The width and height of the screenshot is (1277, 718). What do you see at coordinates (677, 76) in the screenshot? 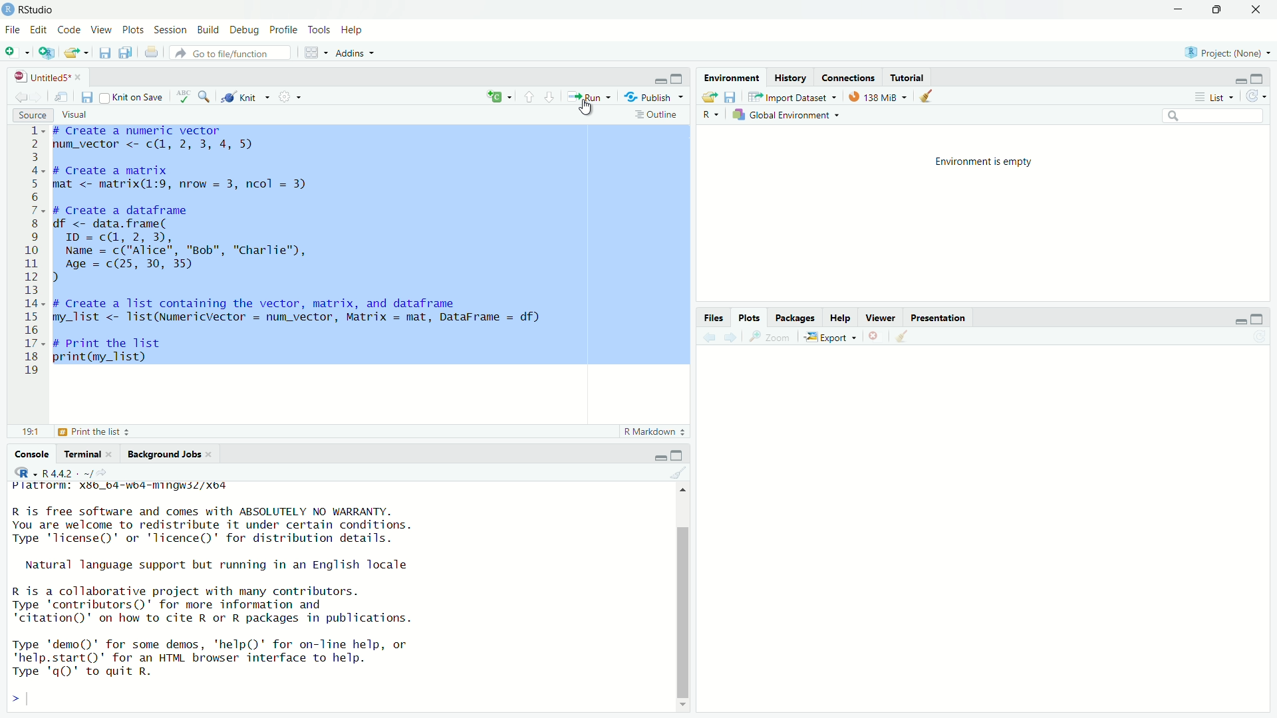
I see `maximise` at bounding box center [677, 76].